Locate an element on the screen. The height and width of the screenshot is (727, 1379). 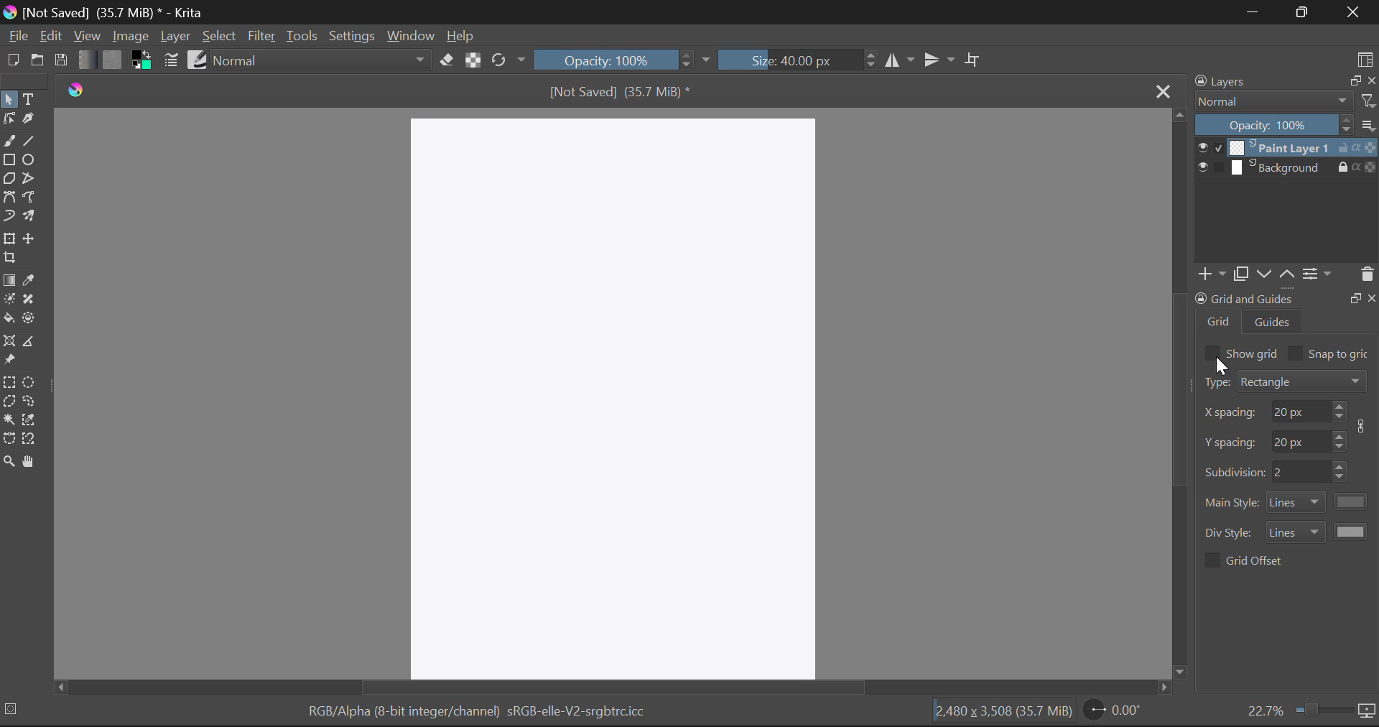
Opacity is located at coordinates (622, 60).